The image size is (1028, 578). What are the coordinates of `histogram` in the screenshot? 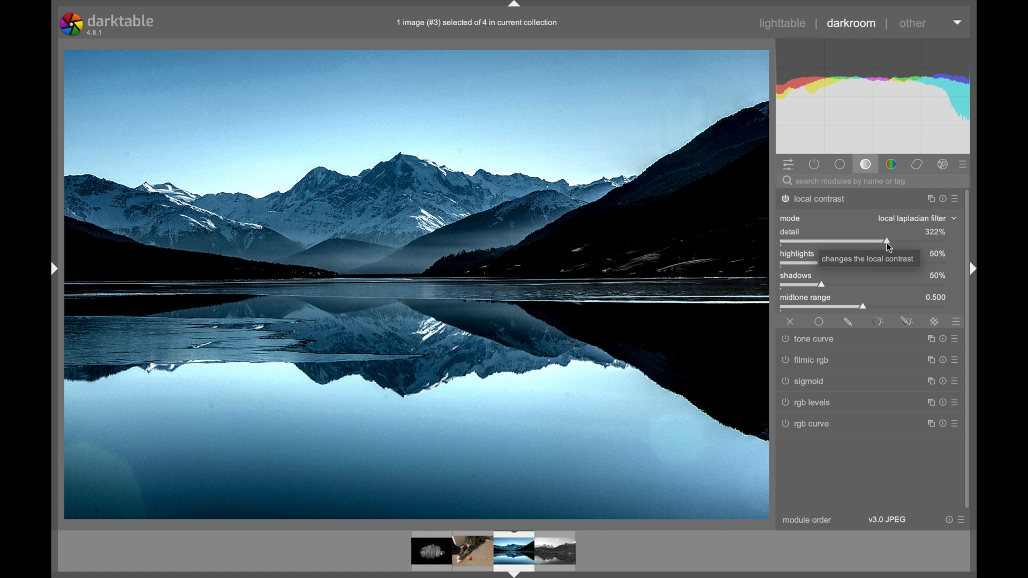 It's located at (873, 95).